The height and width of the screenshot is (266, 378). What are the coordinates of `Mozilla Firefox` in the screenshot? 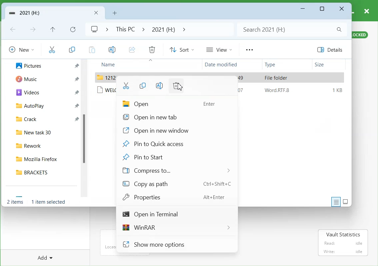 It's located at (45, 159).